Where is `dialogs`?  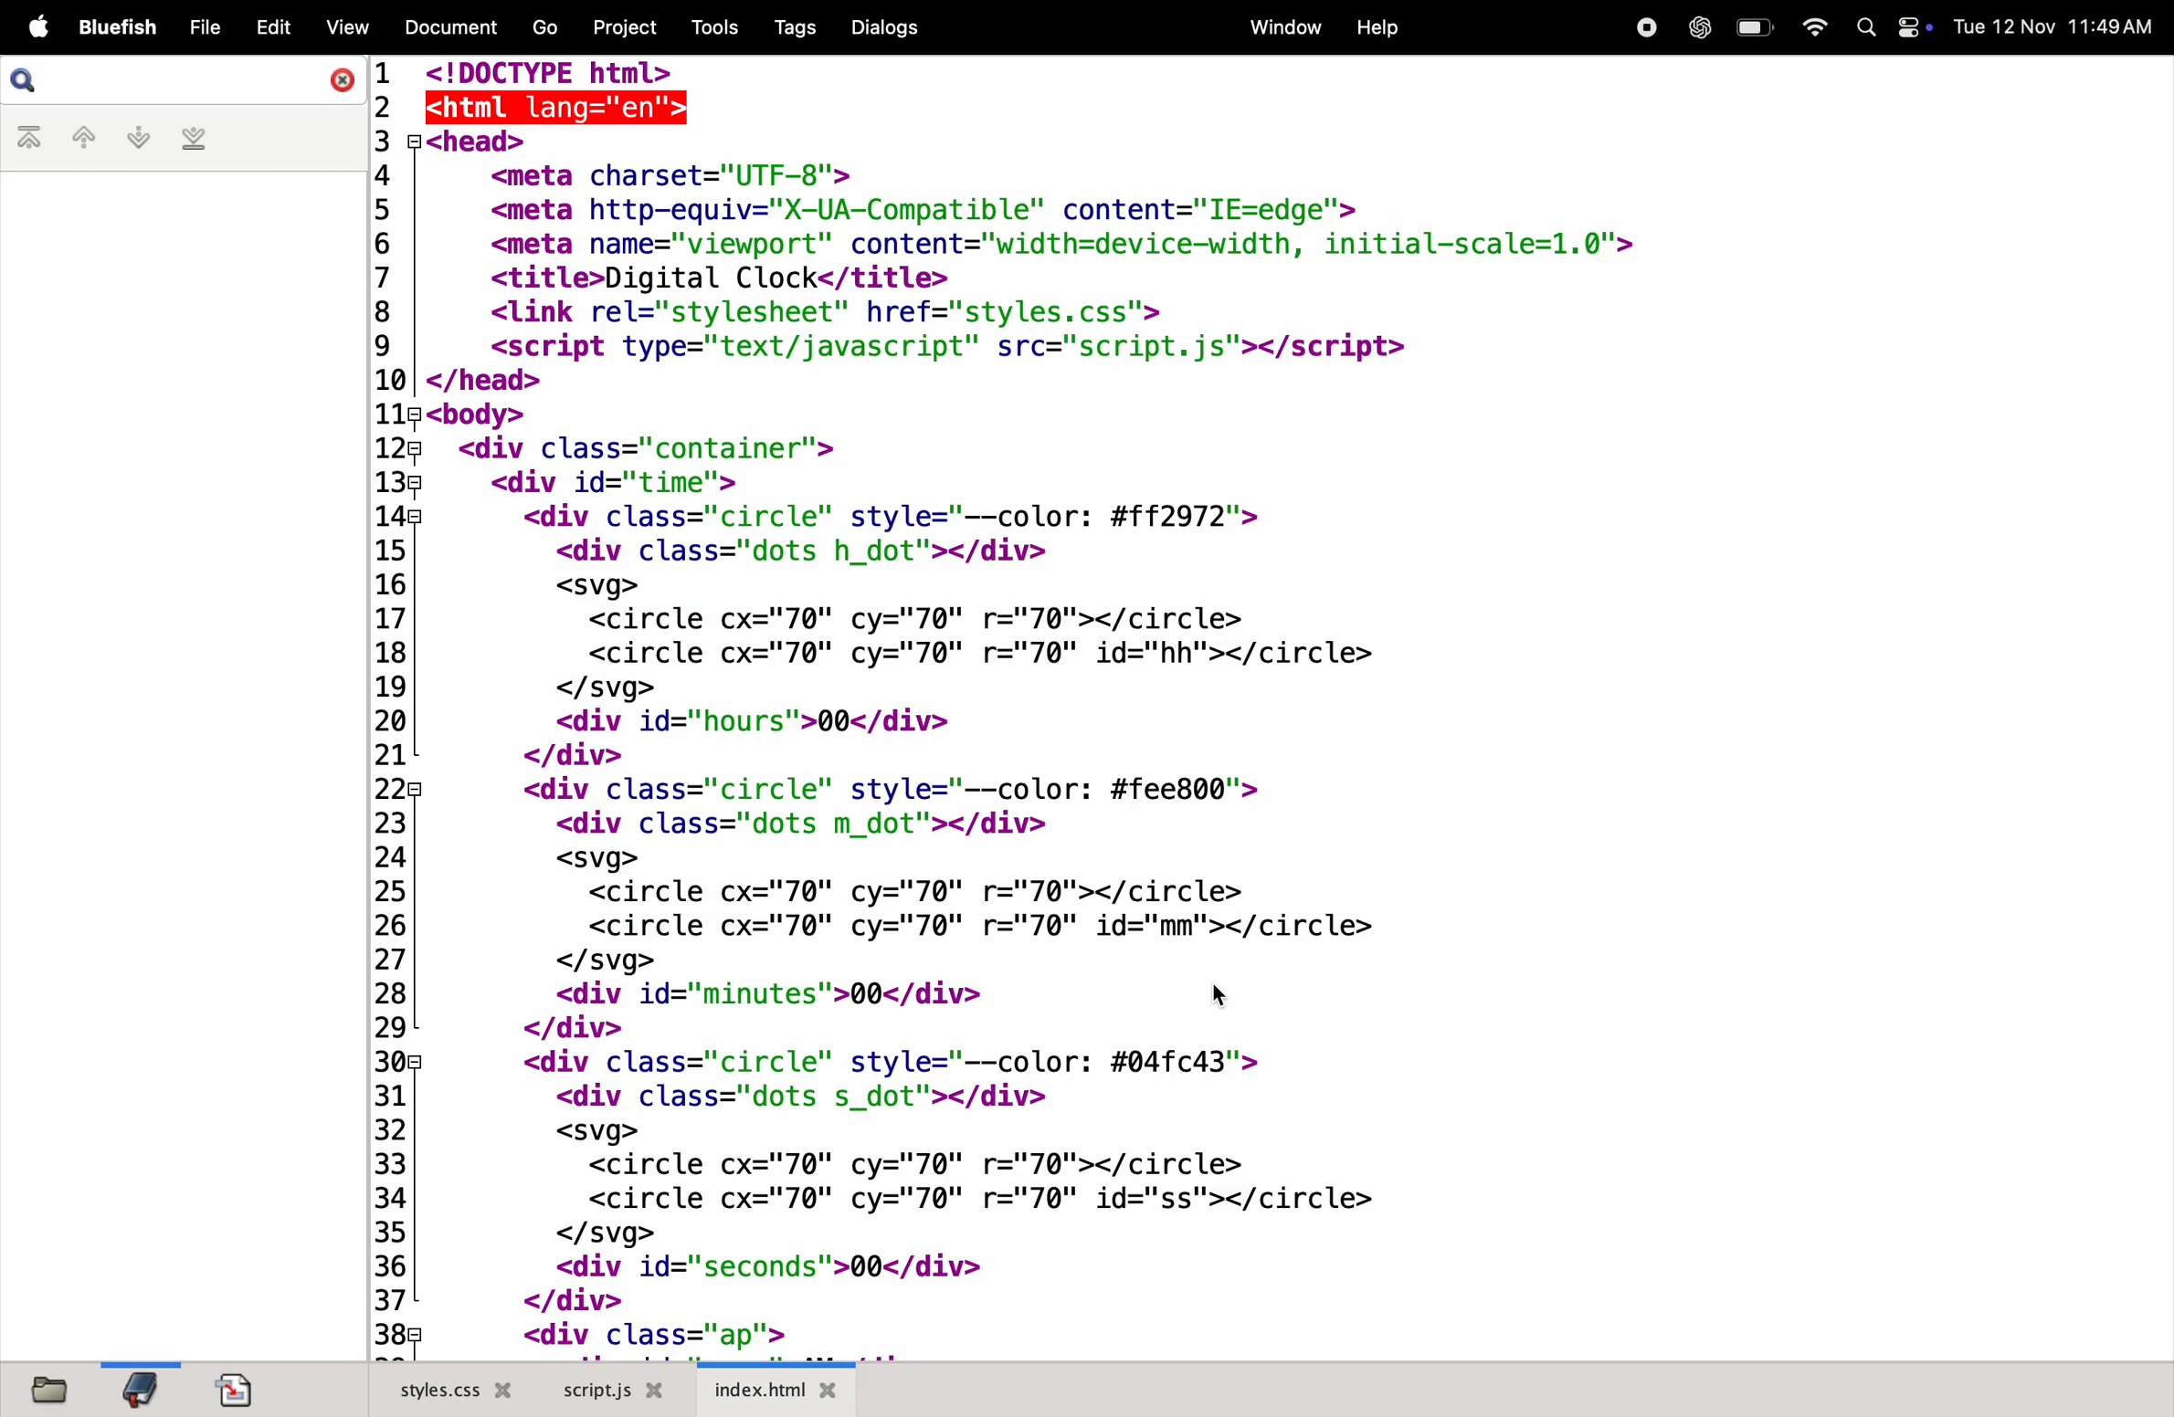 dialogs is located at coordinates (885, 27).